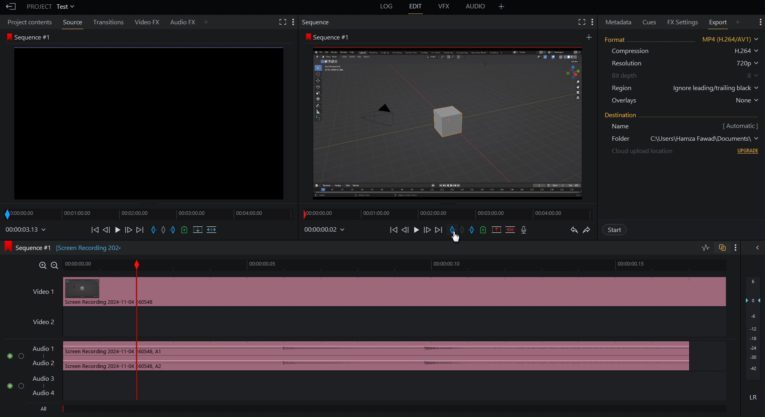 This screenshot has height=417, width=765. Describe the element at coordinates (452, 230) in the screenshot. I see `Place Entry Marker` at that location.